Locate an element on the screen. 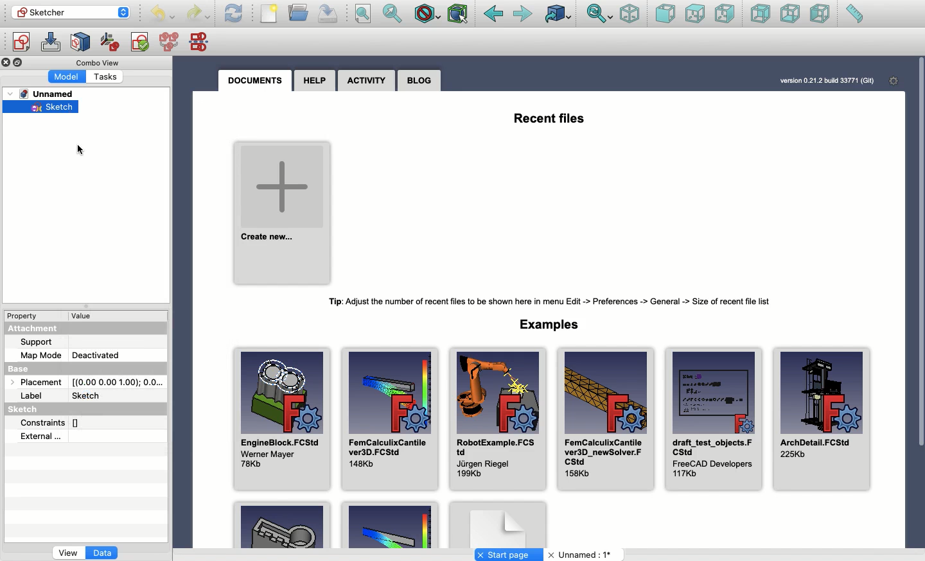 The width and height of the screenshot is (925, 561). Help is located at coordinates (315, 80).